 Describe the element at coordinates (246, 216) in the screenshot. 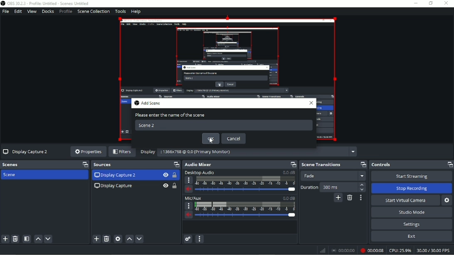

I see `Slider` at that location.